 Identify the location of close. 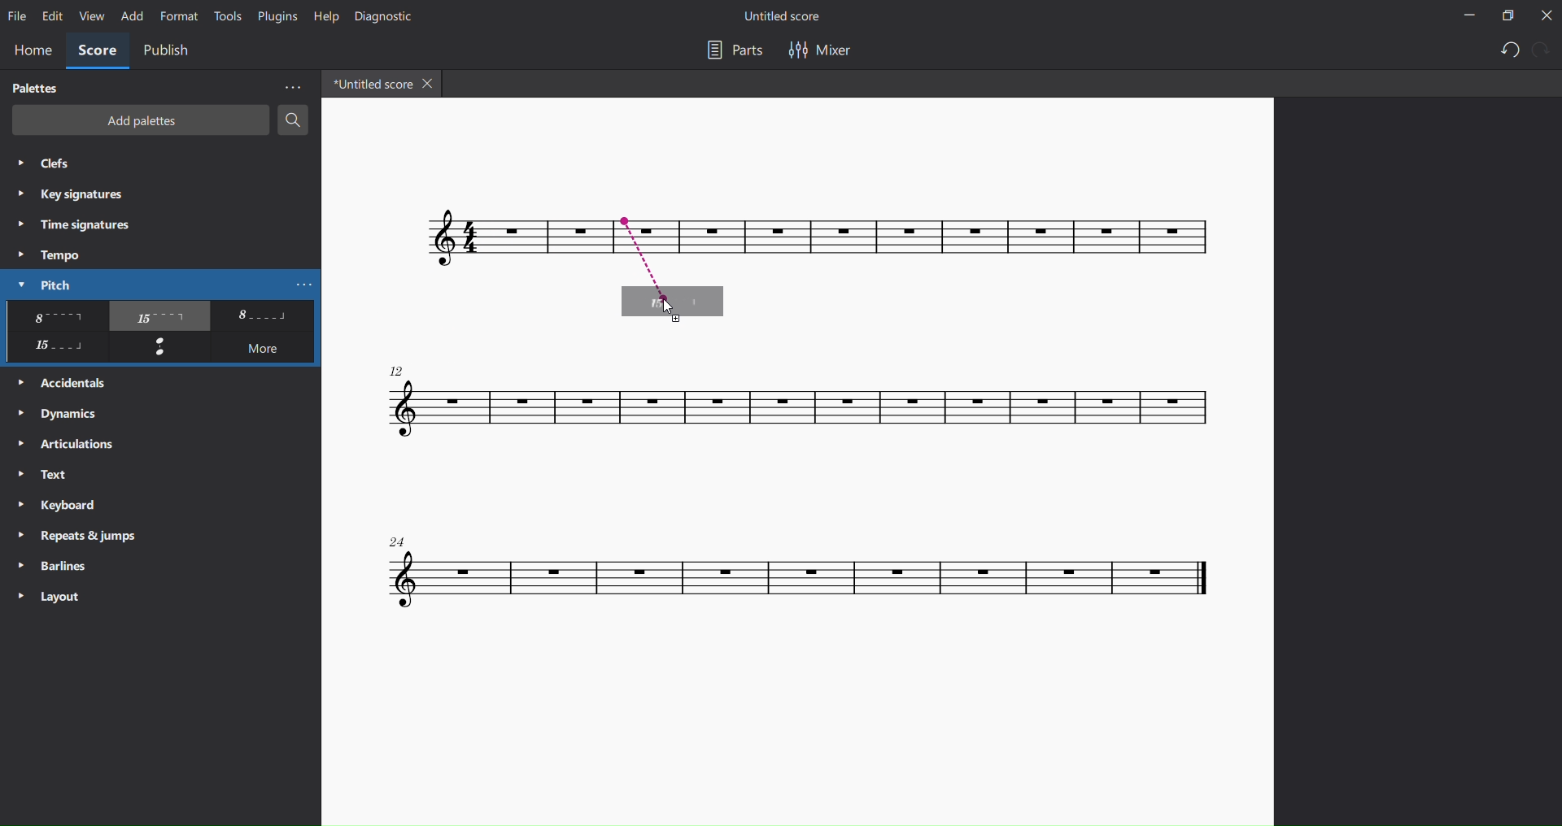
(1545, 15).